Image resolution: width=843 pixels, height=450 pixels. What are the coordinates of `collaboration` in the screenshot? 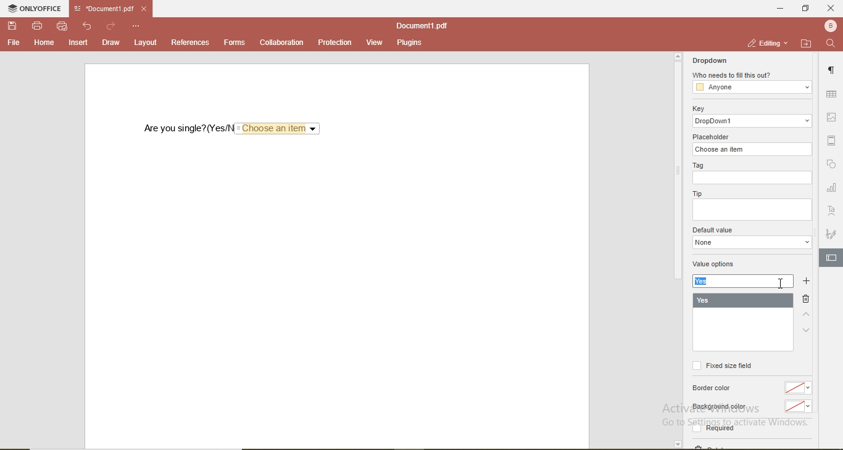 It's located at (281, 43).